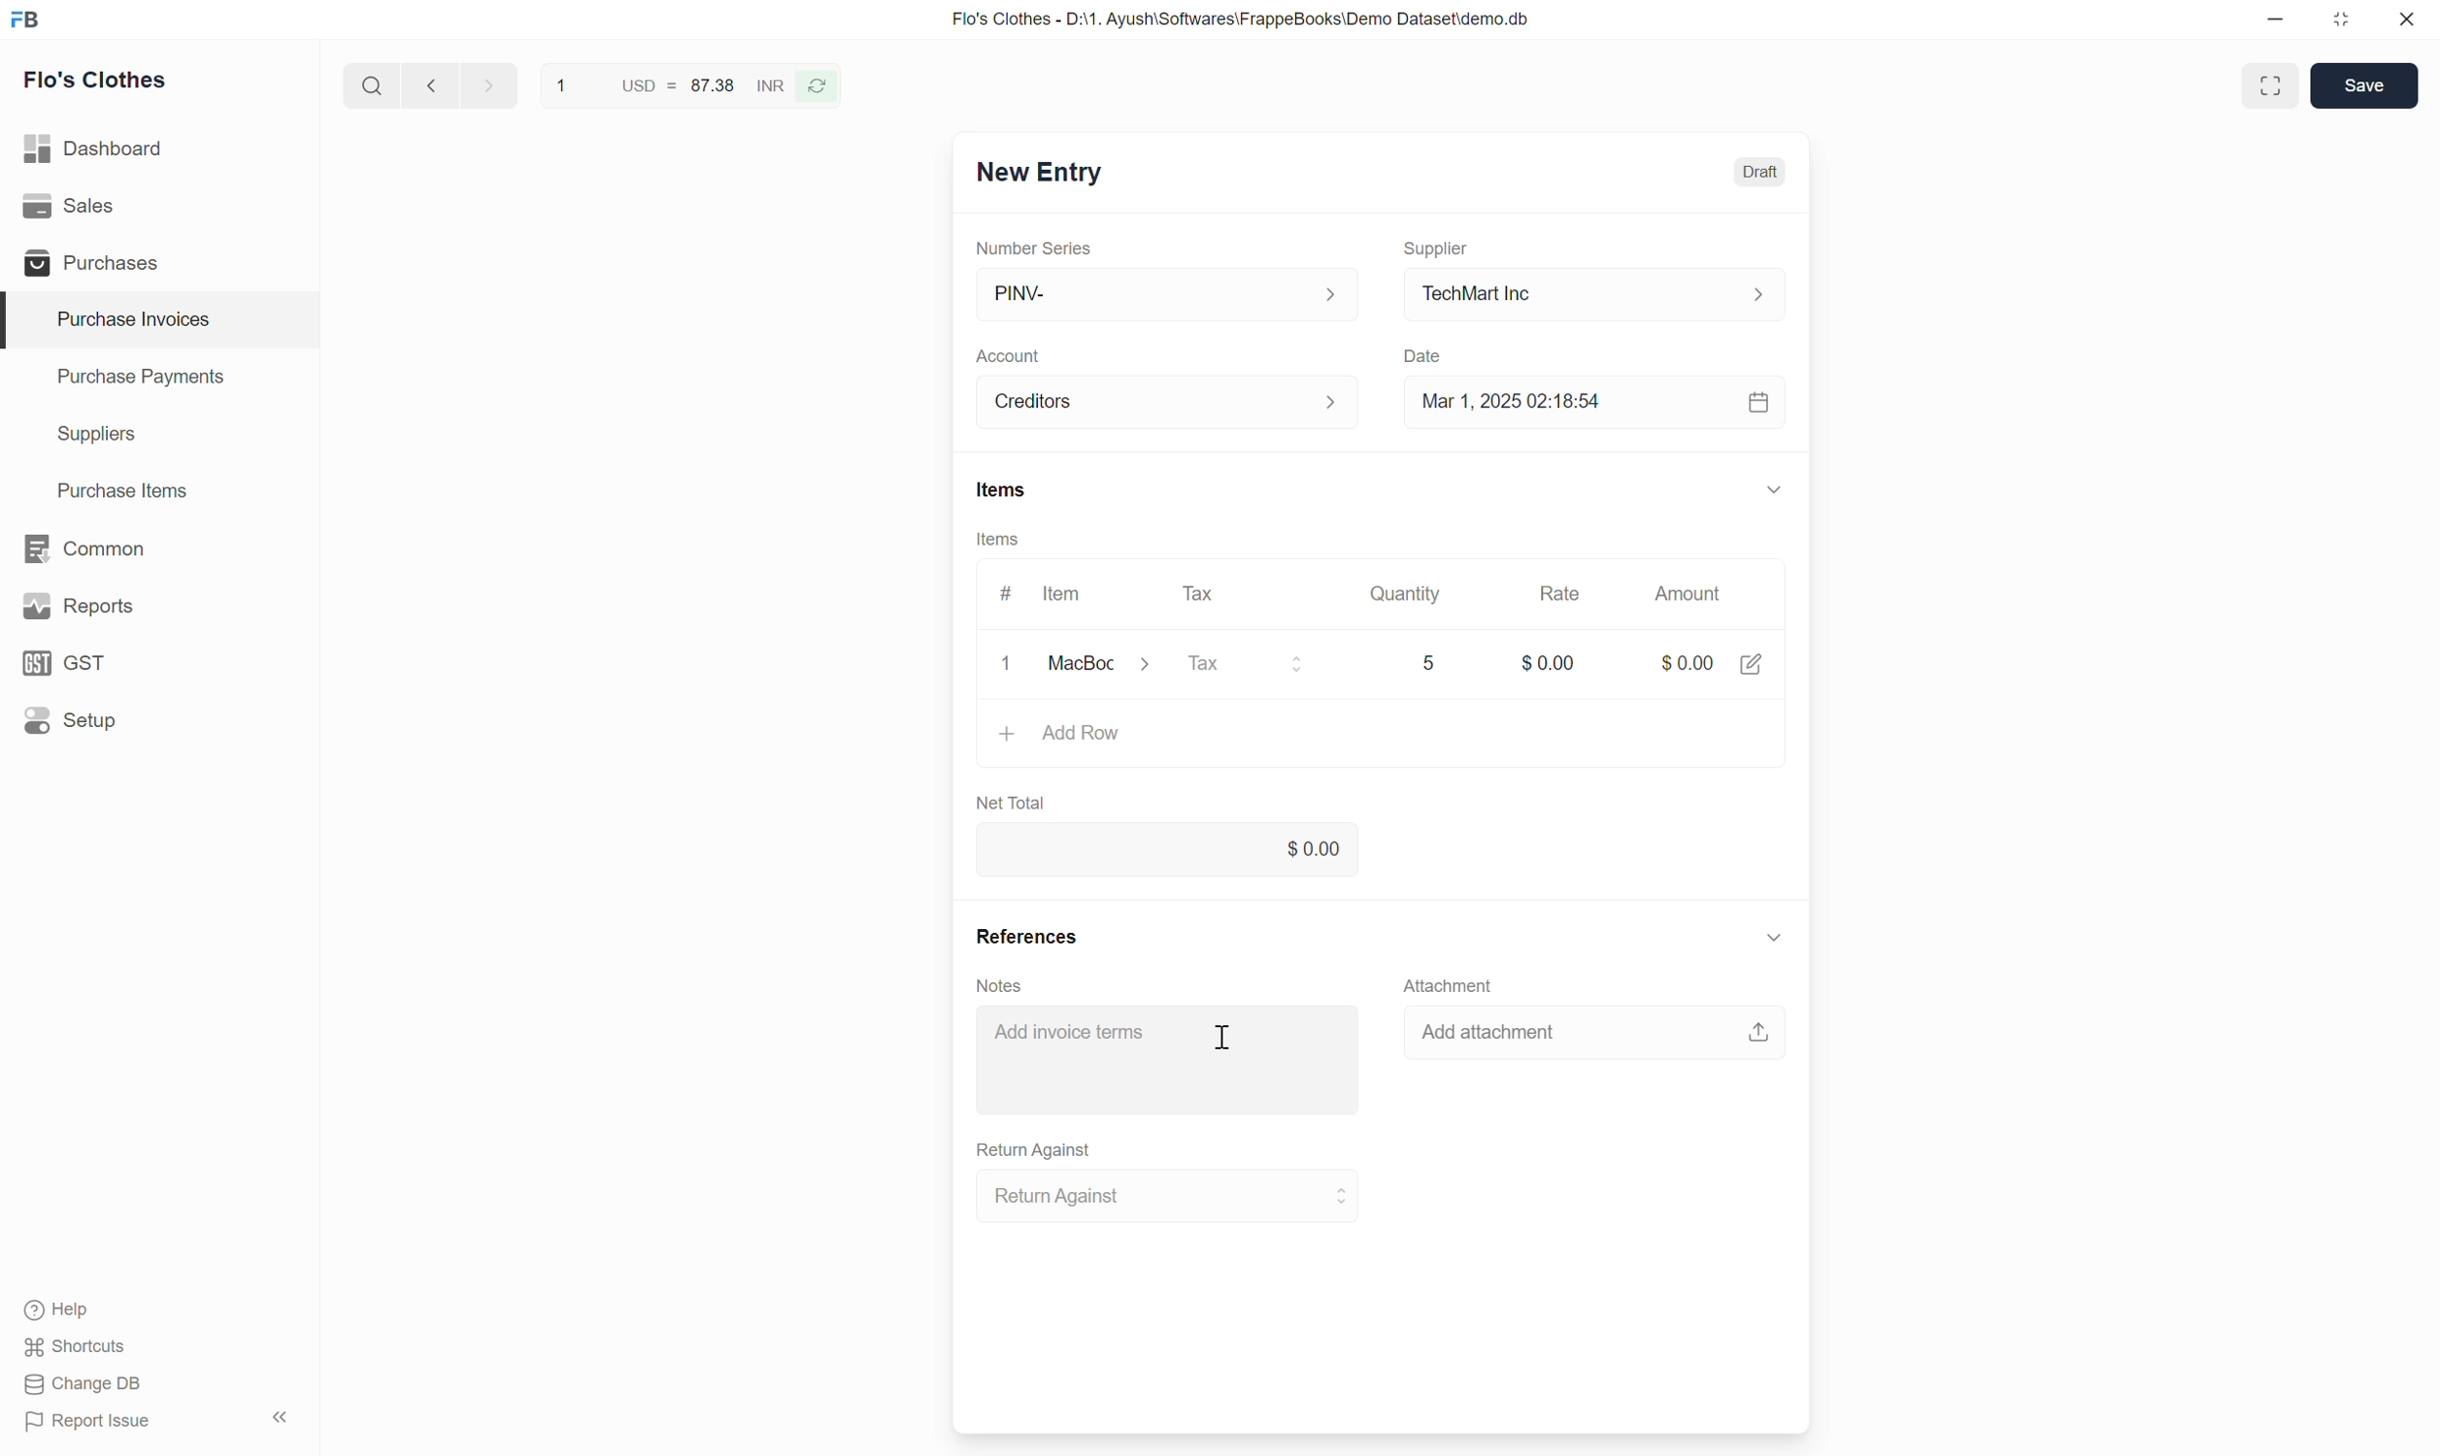 The image size is (2440, 1456). What do you see at coordinates (1435, 663) in the screenshot?
I see `5` at bounding box center [1435, 663].